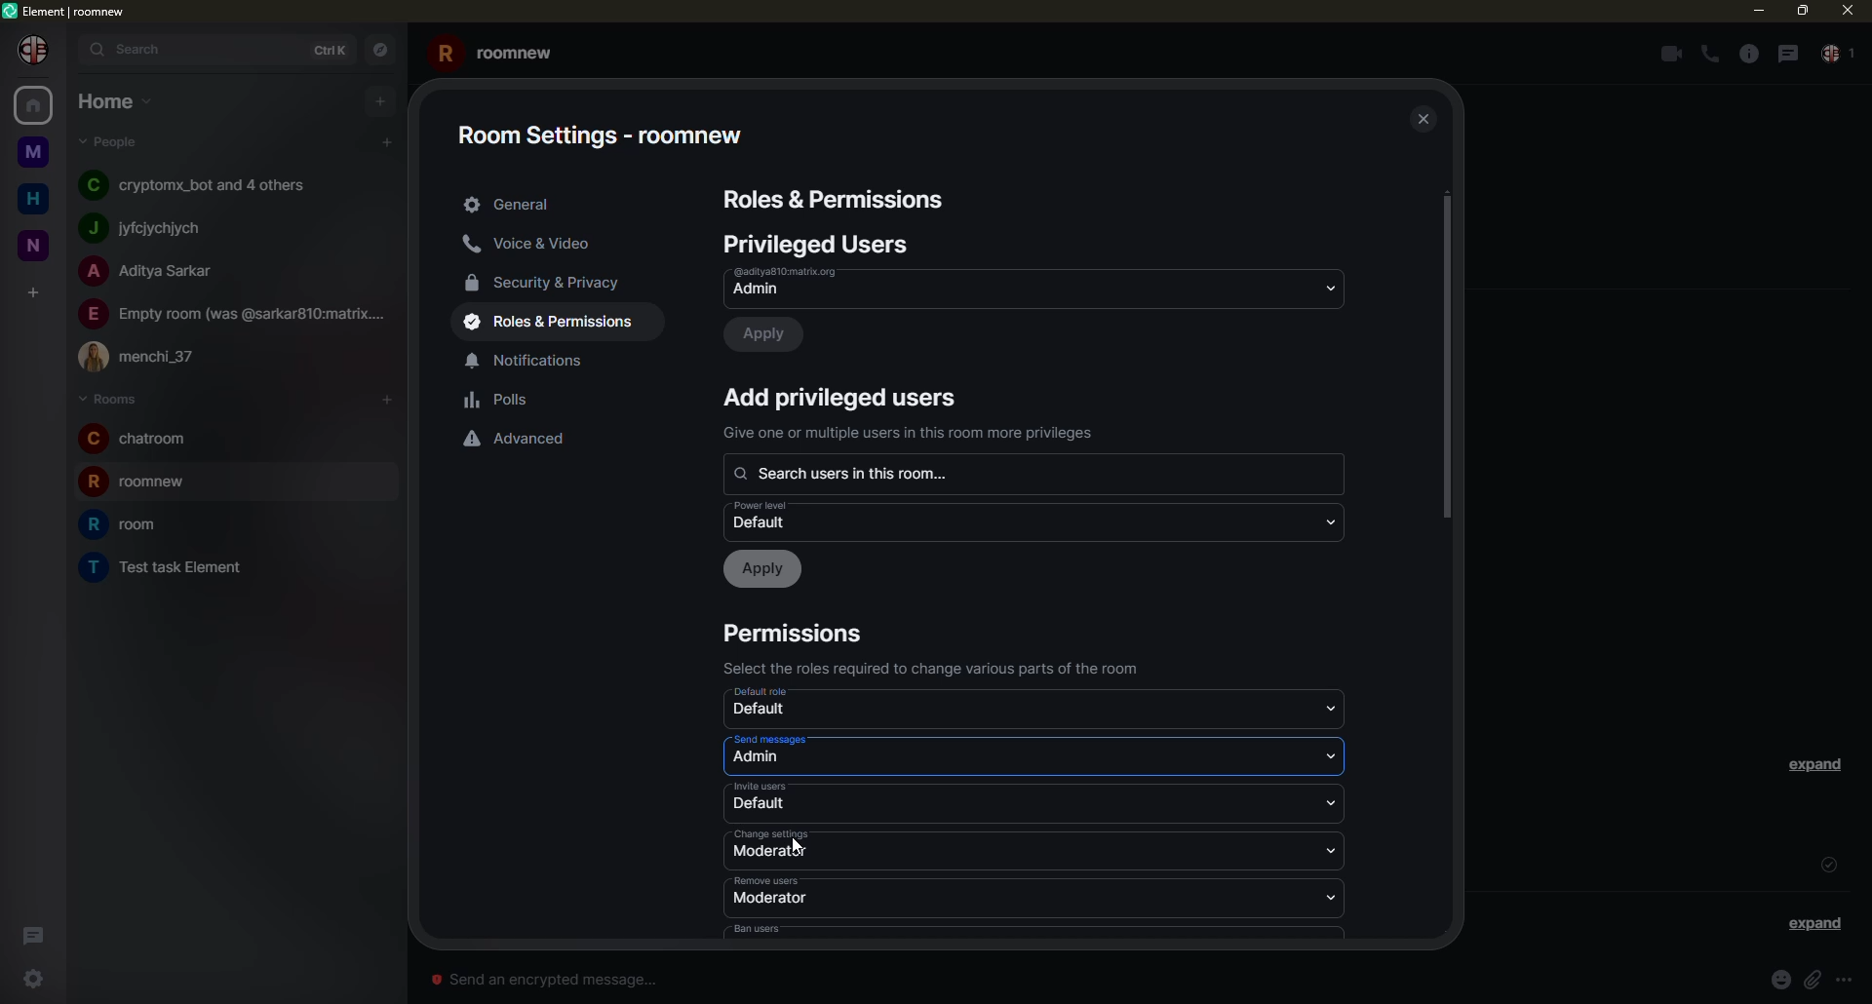 This screenshot has height=1004, width=1872. What do you see at coordinates (499, 51) in the screenshot?
I see `roomnew` at bounding box center [499, 51].